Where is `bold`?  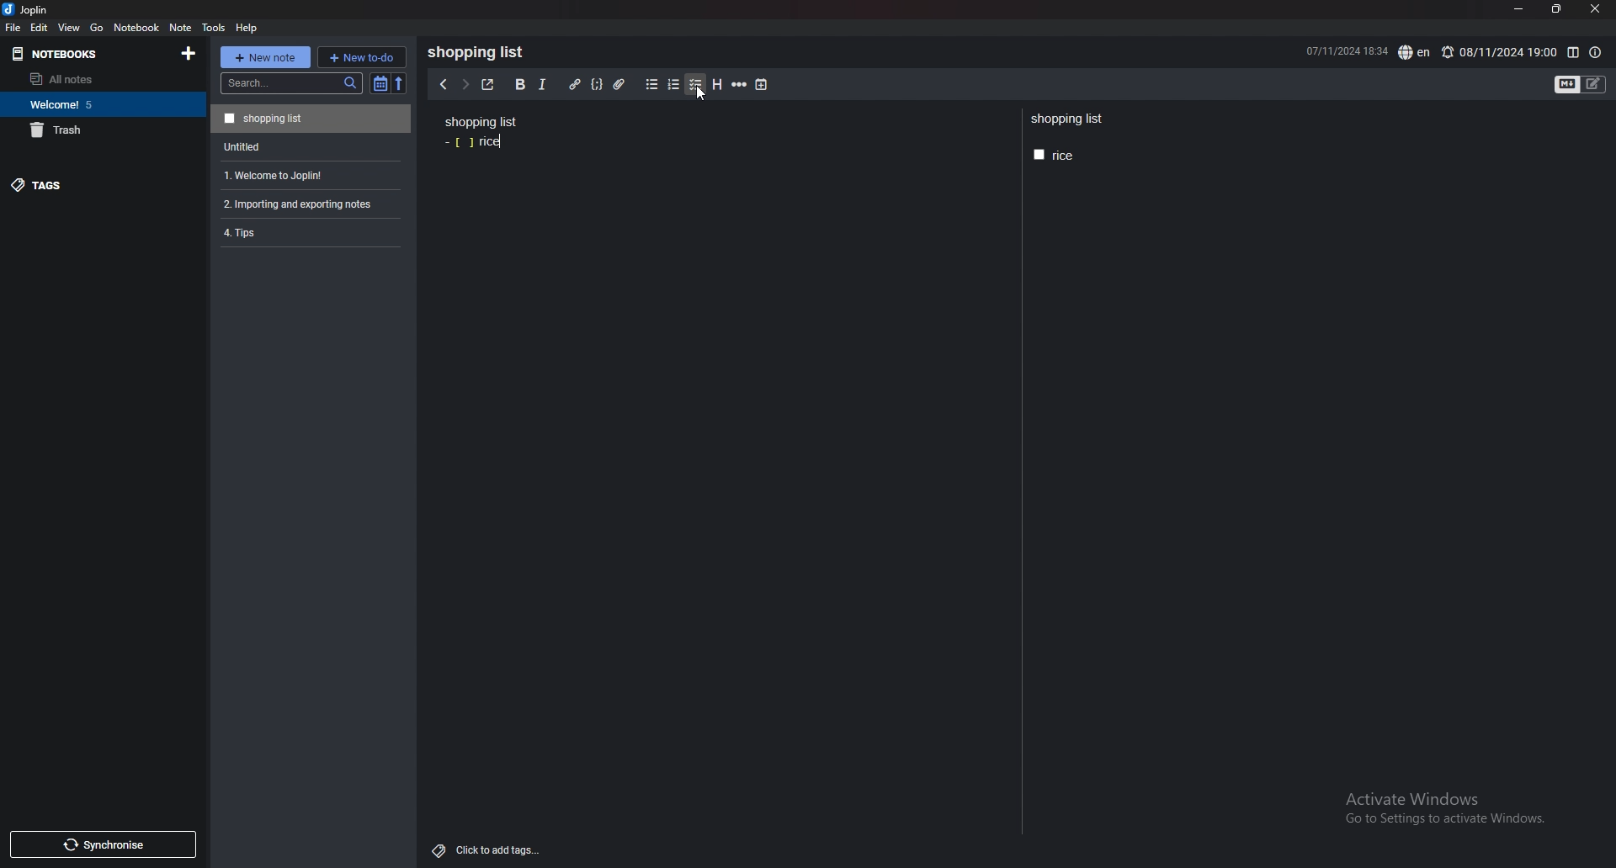
bold is located at coordinates (520, 85).